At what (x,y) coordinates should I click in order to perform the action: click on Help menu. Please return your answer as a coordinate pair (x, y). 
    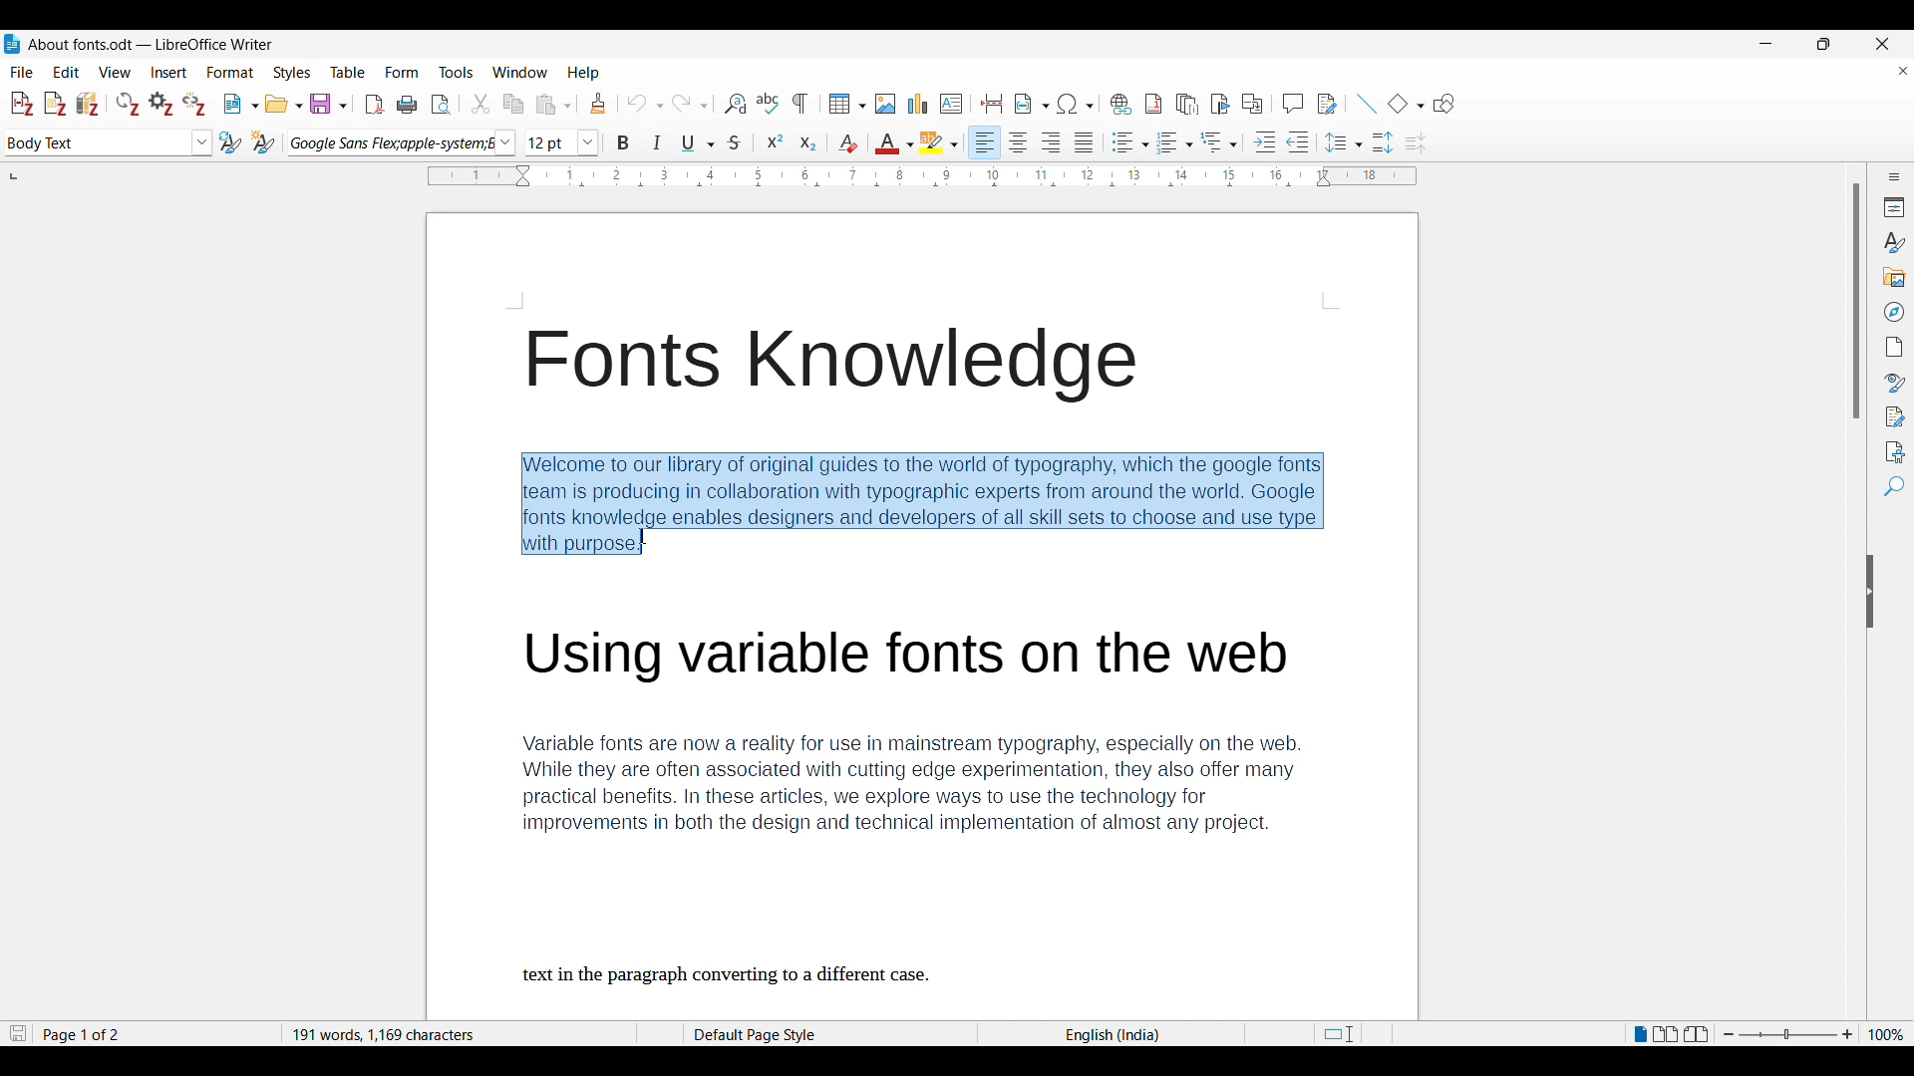
    Looking at the image, I should click on (583, 74).